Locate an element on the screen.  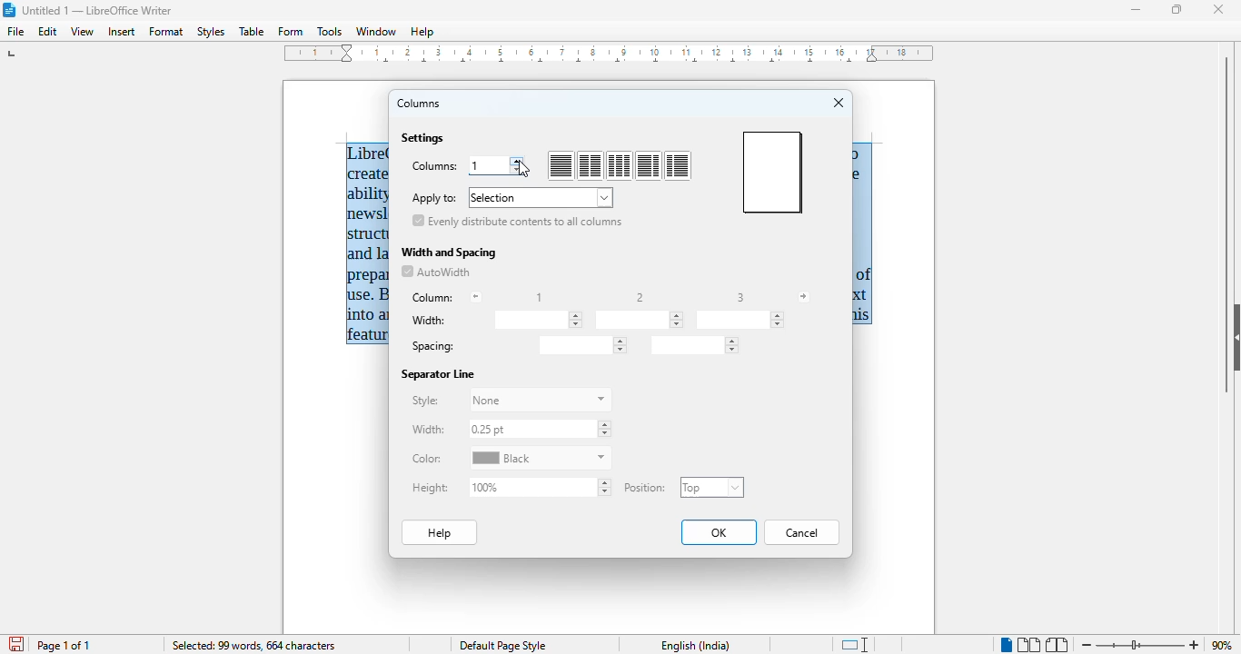
position:  is located at coordinates (646, 487).